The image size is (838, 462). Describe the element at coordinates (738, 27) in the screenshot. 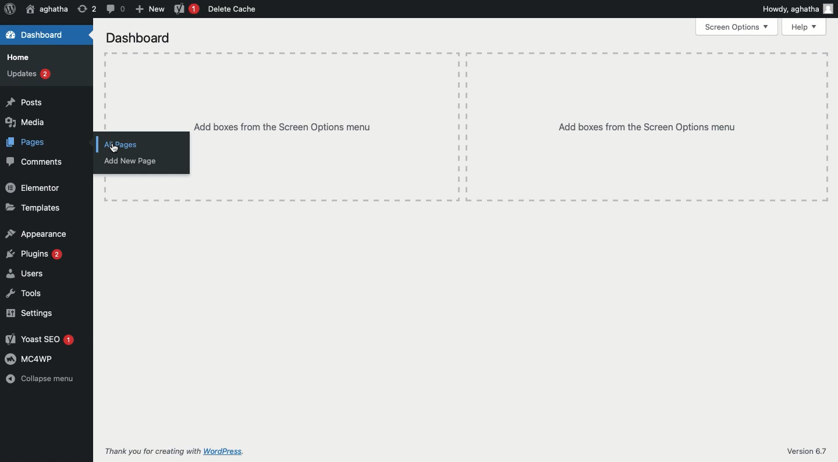

I see `Screen options` at that location.